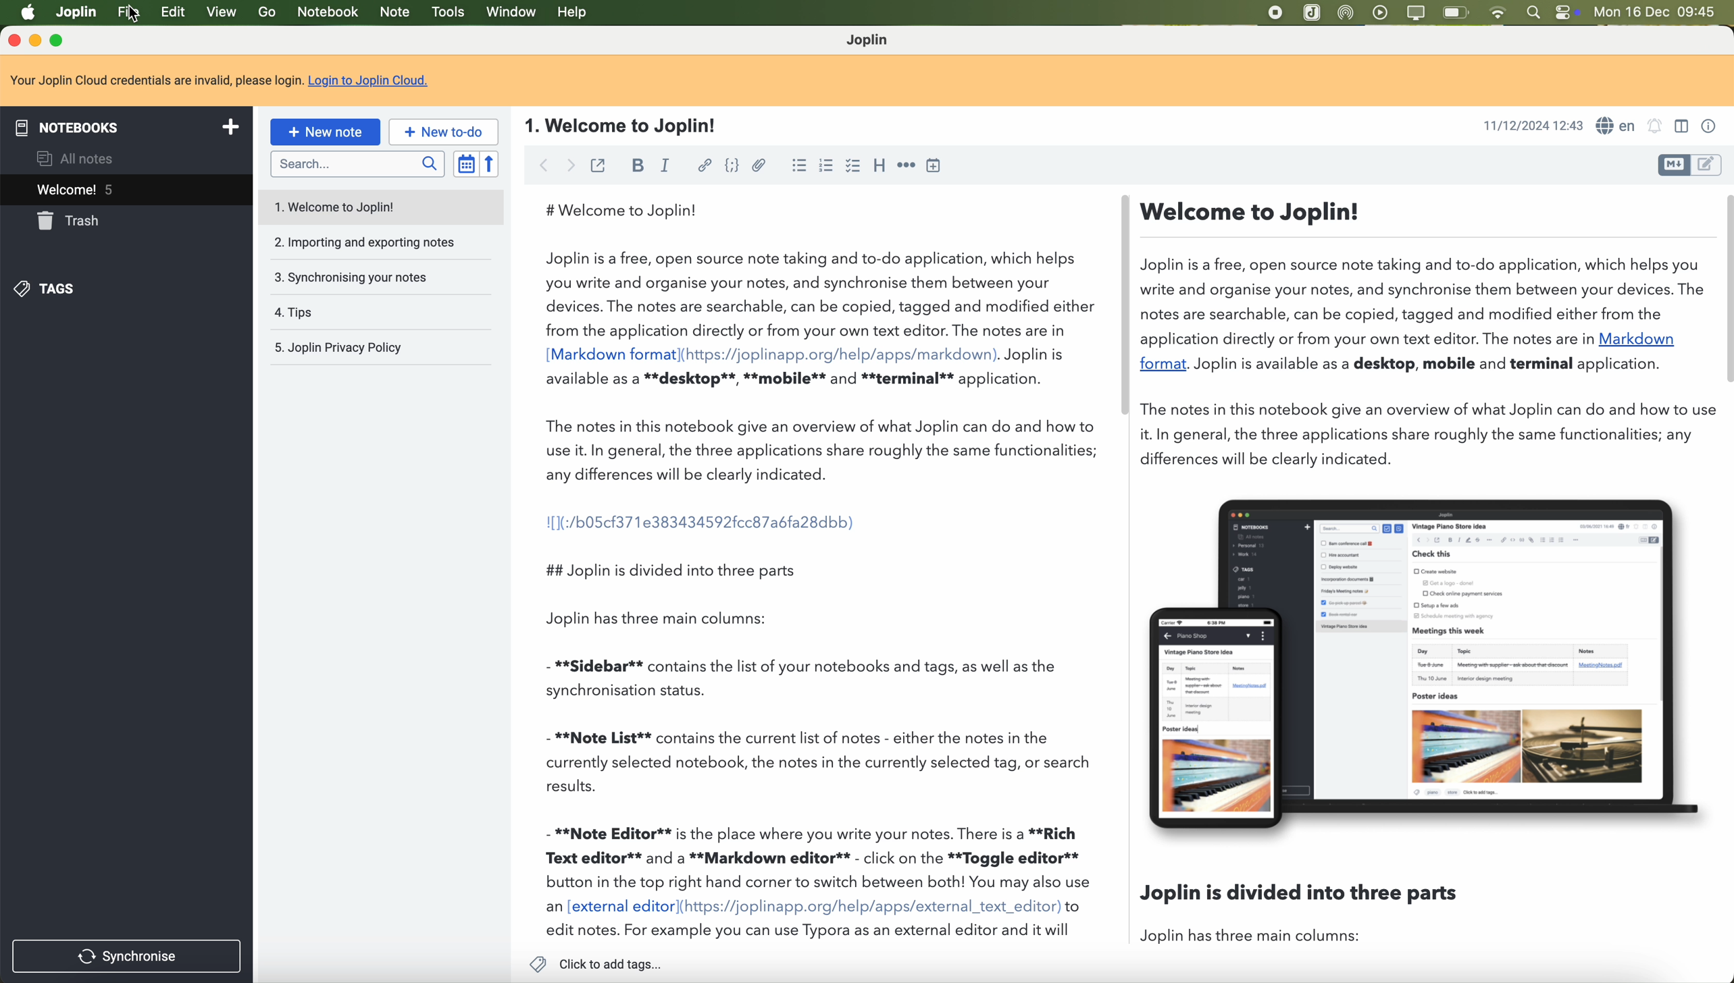 The width and height of the screenshot is (1734, 983). I want to click on window, so click(511, 14).